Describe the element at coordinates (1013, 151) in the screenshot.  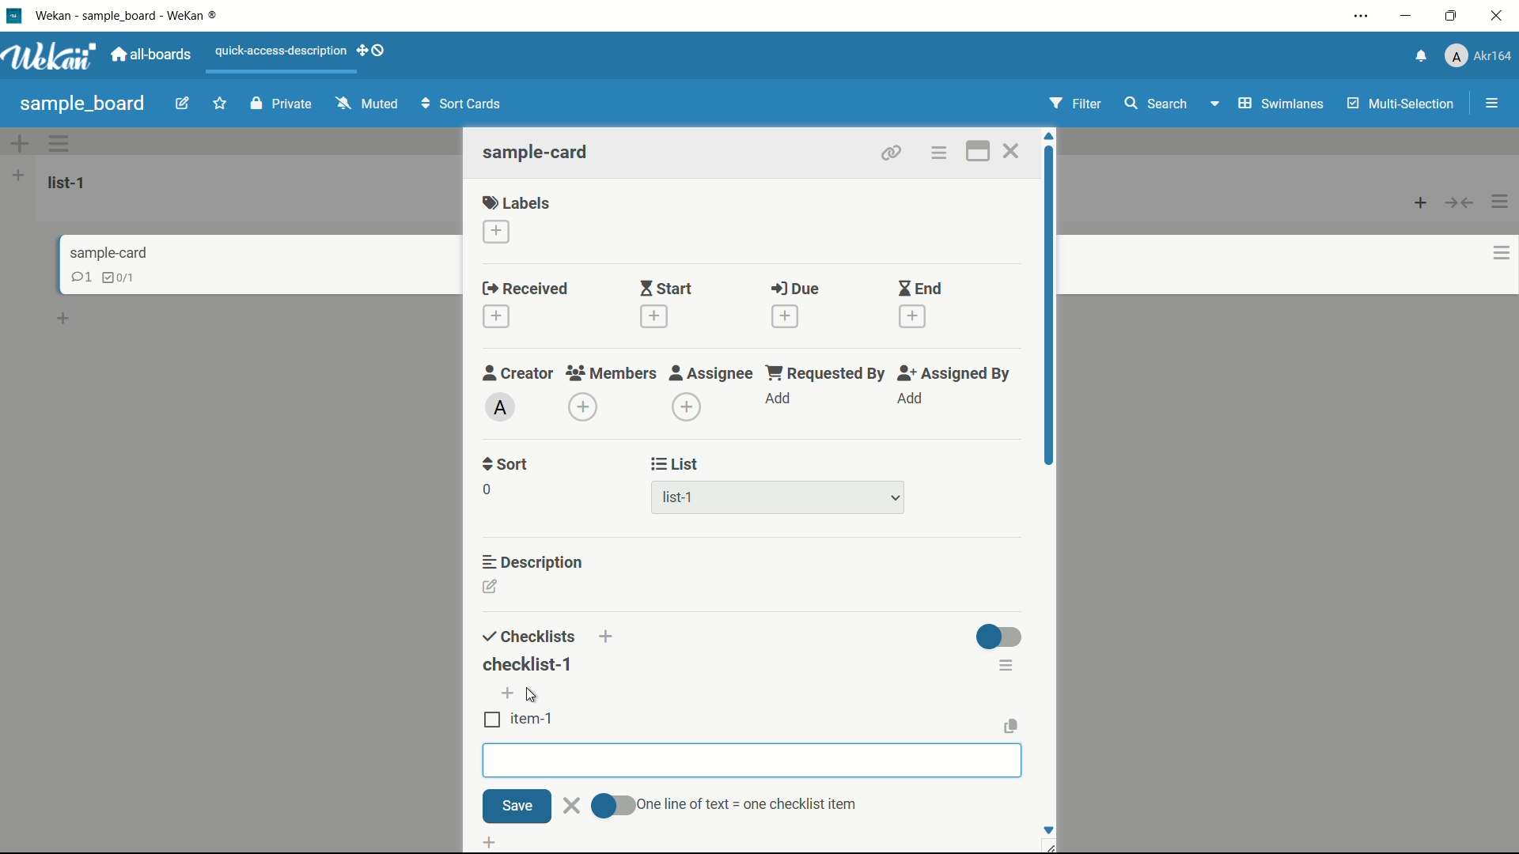
I see `close card` at that location.